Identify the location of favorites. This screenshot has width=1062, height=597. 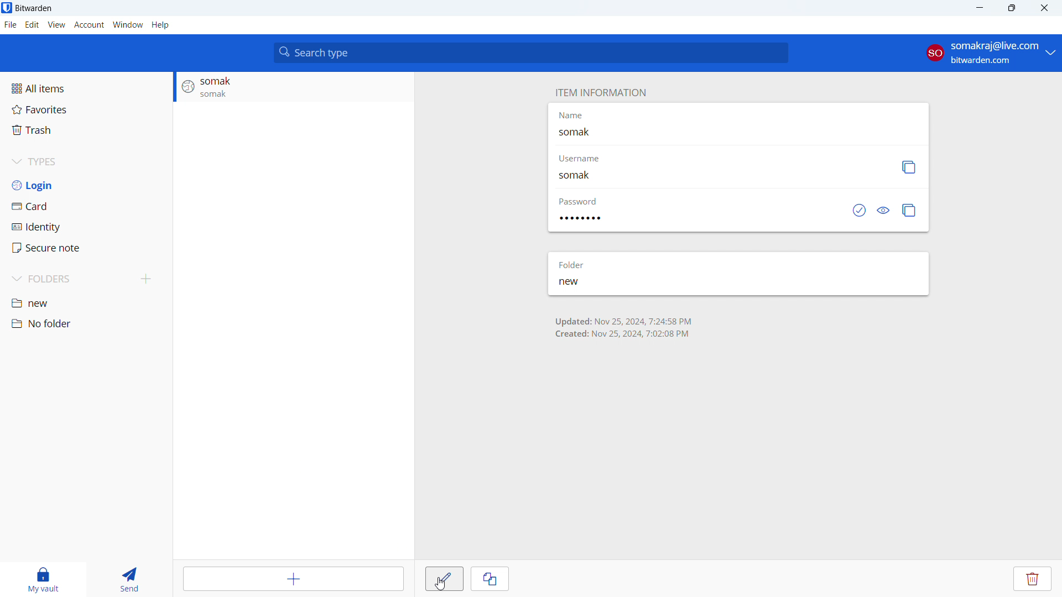
(86, 109).